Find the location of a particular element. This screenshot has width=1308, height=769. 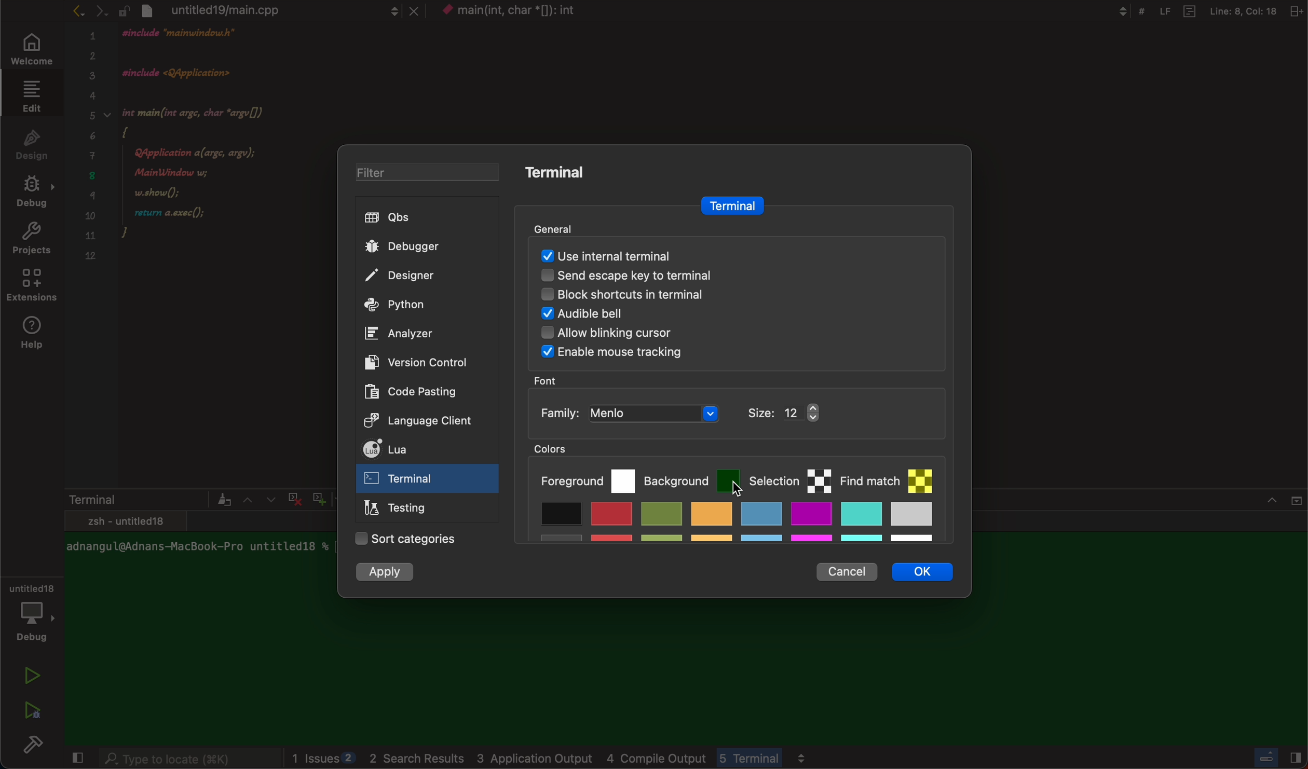

terminal is located at coordinates (564, 172).